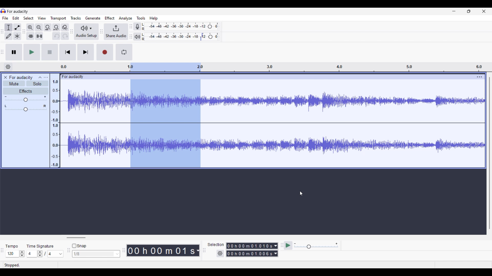  I want to click on Redo, so click(65, 36).